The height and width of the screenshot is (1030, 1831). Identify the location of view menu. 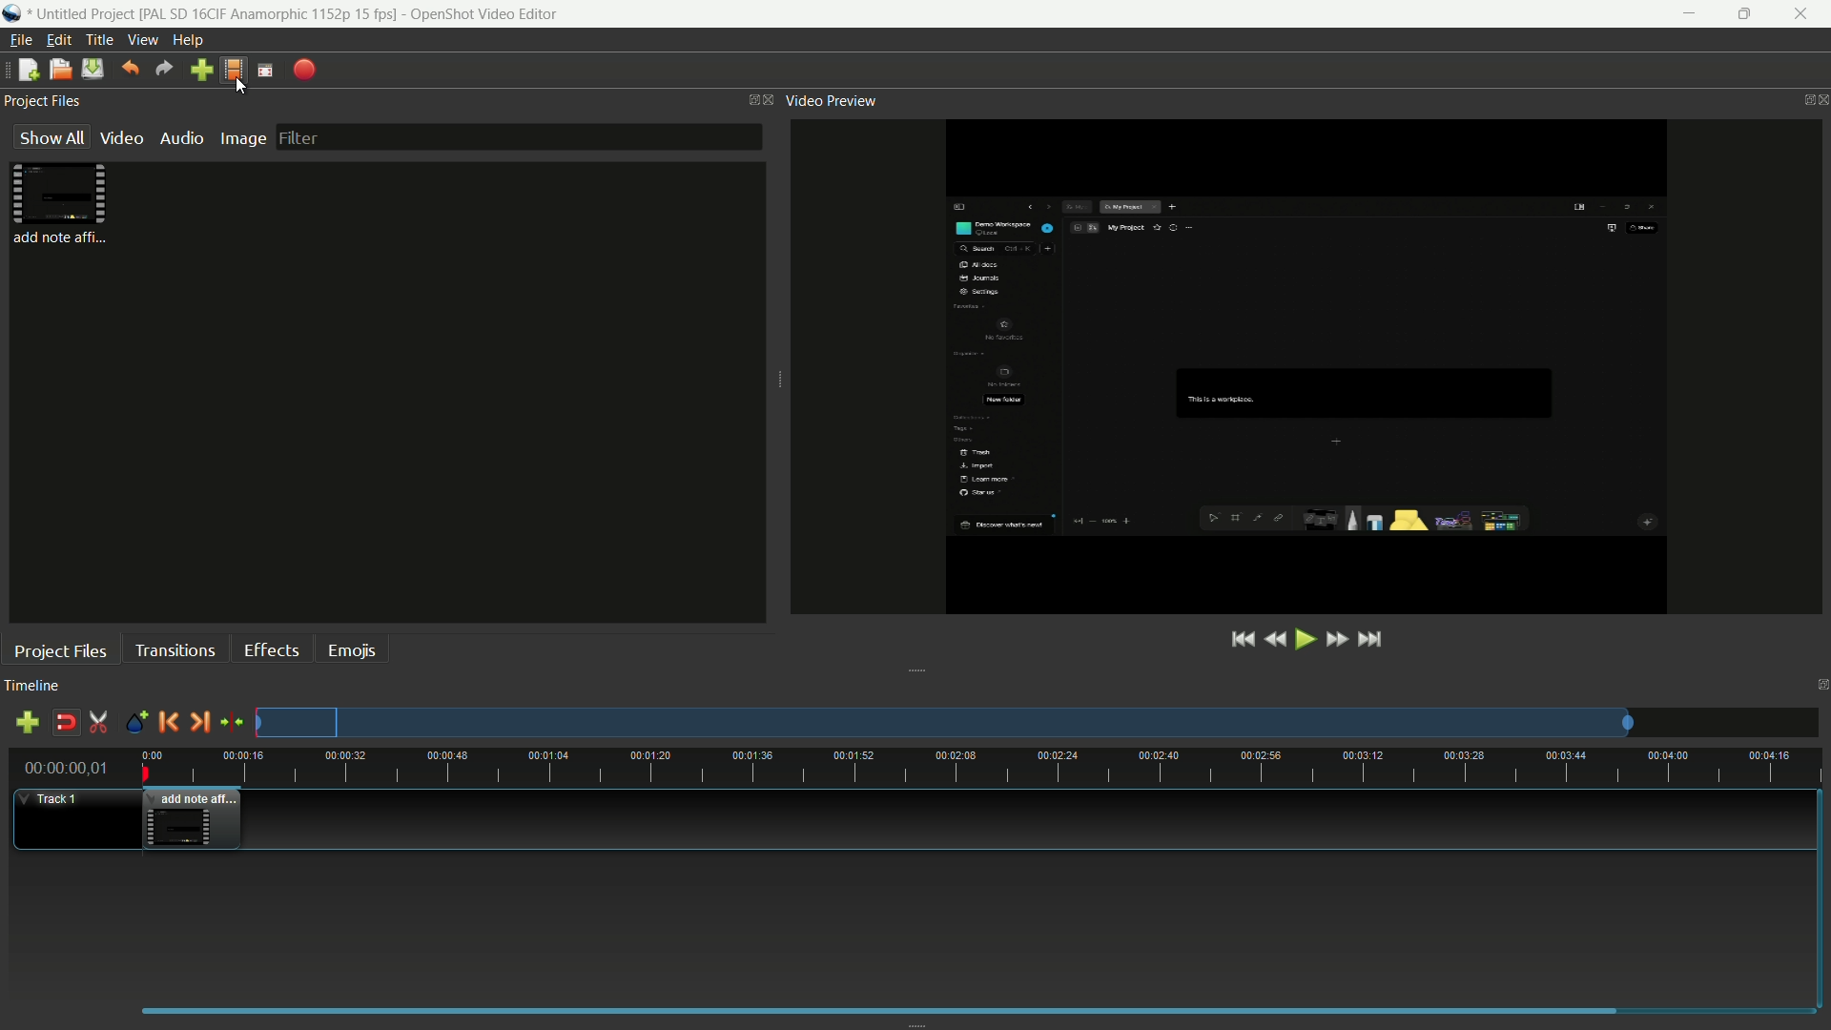
(139, 40).